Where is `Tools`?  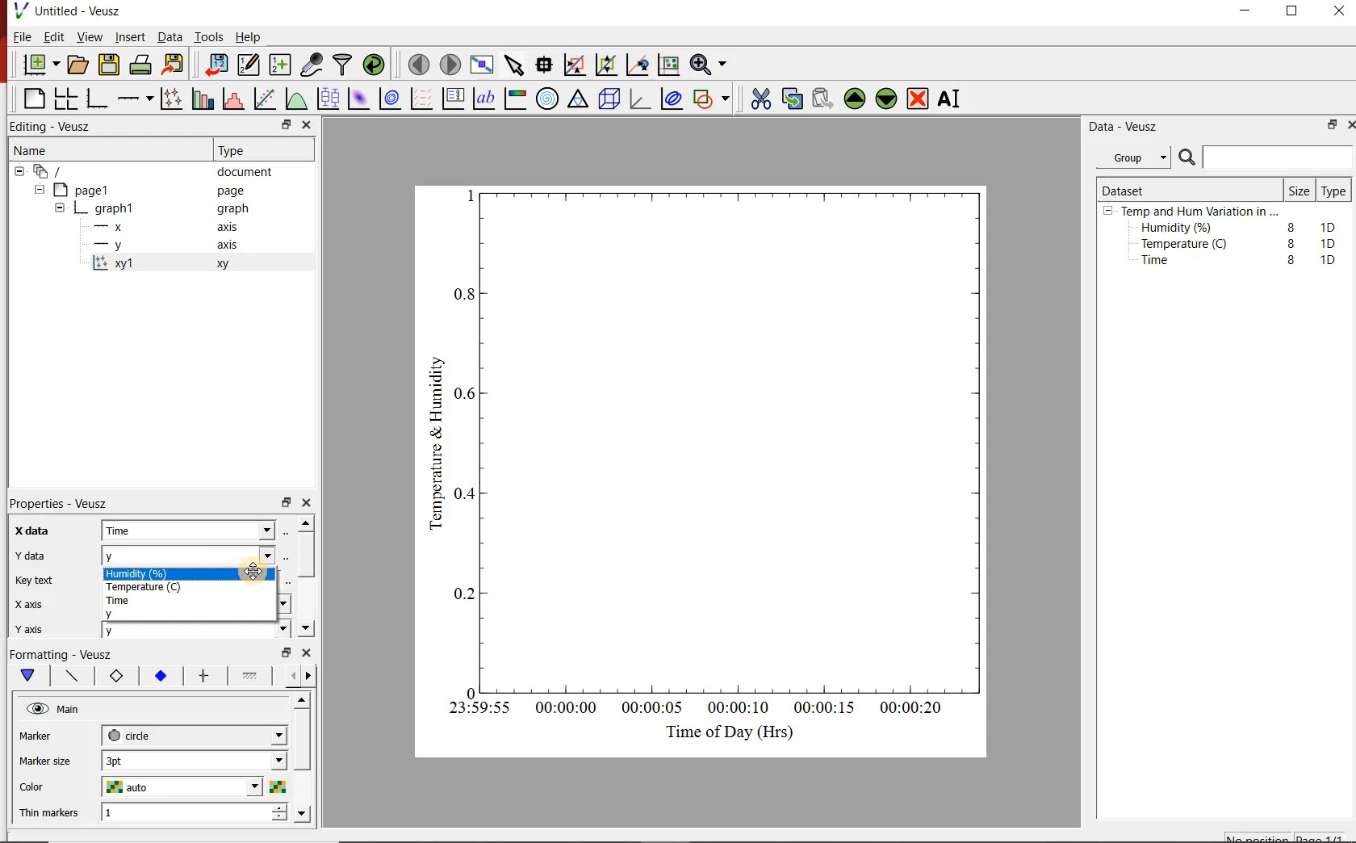 Tools is located at coordinates (207, 37).